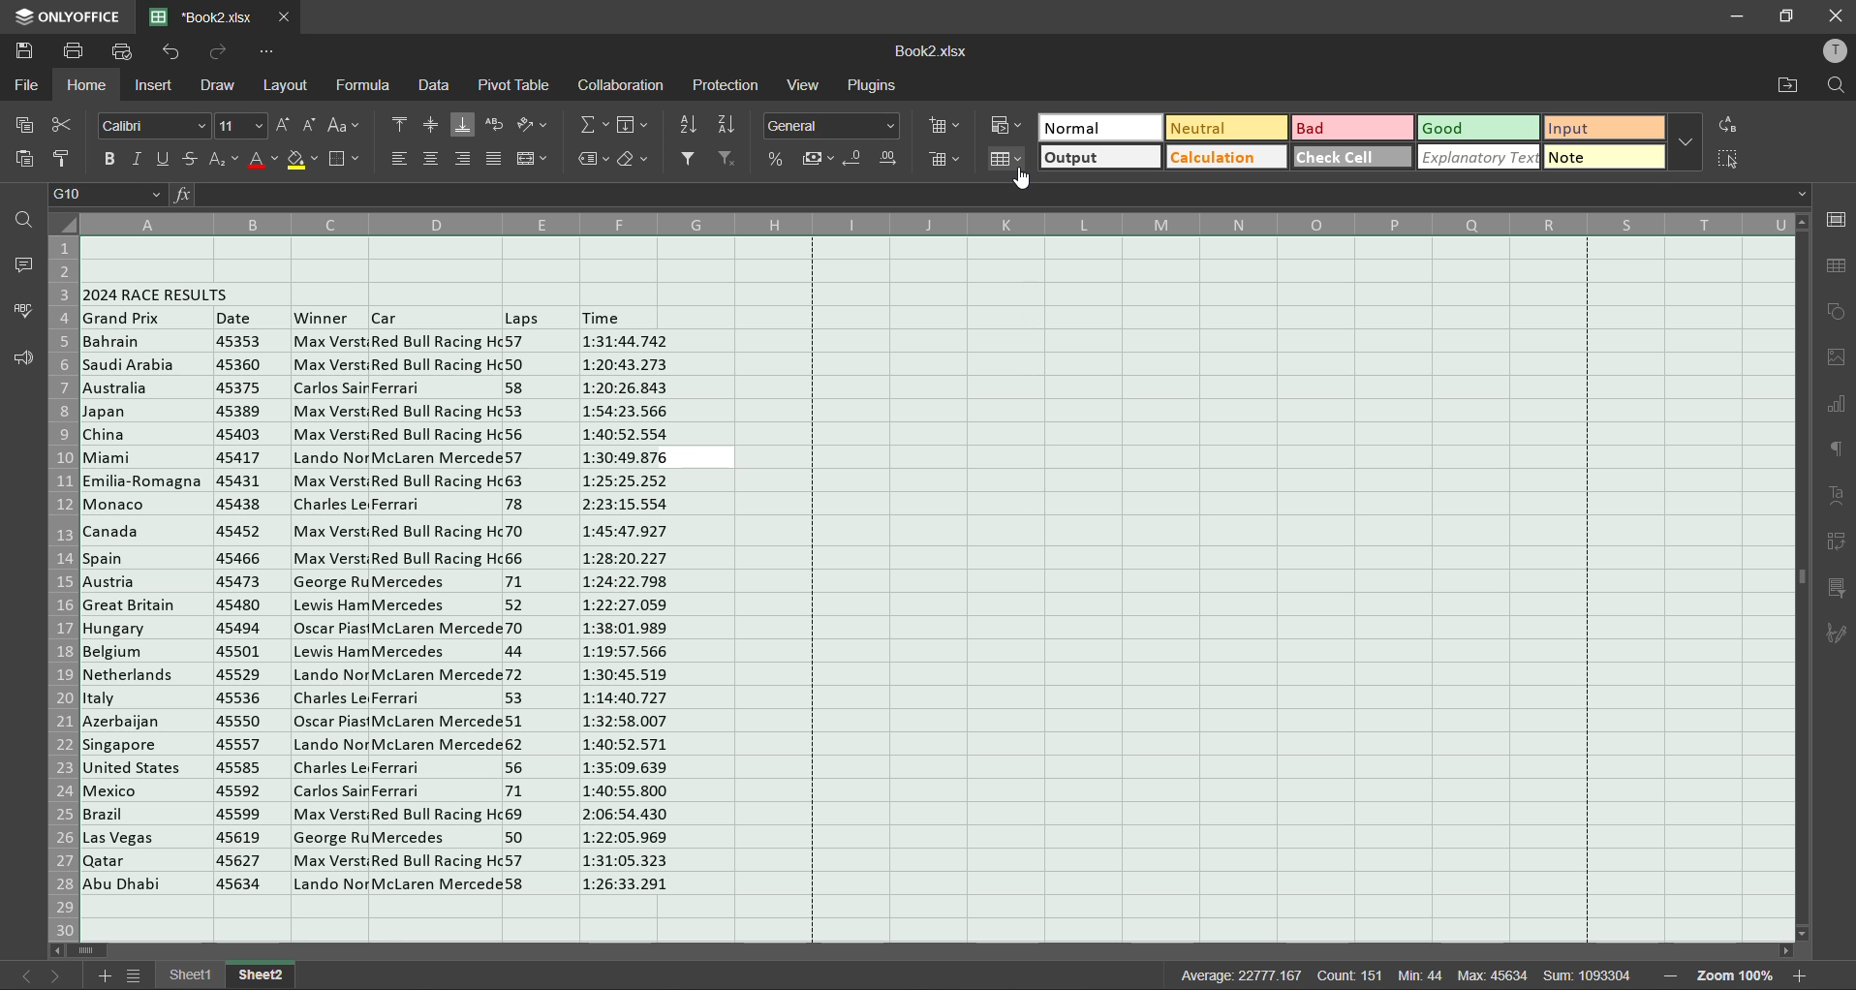 This screenshot has height=990, width=1856. What do you see at coordinates (1686, 142) in the screenshot?
I see `more options` at bounding box center [1686, 142].